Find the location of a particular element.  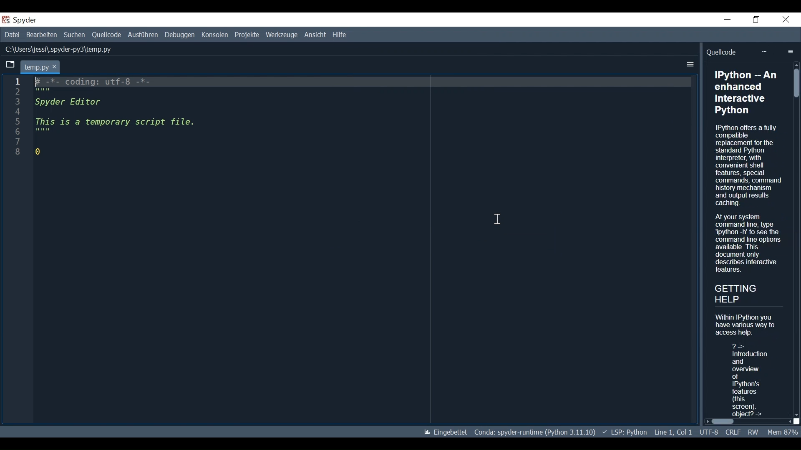

Conda: spyder-runtime(Python 3.11.10) is located at coordinates (534, 432).